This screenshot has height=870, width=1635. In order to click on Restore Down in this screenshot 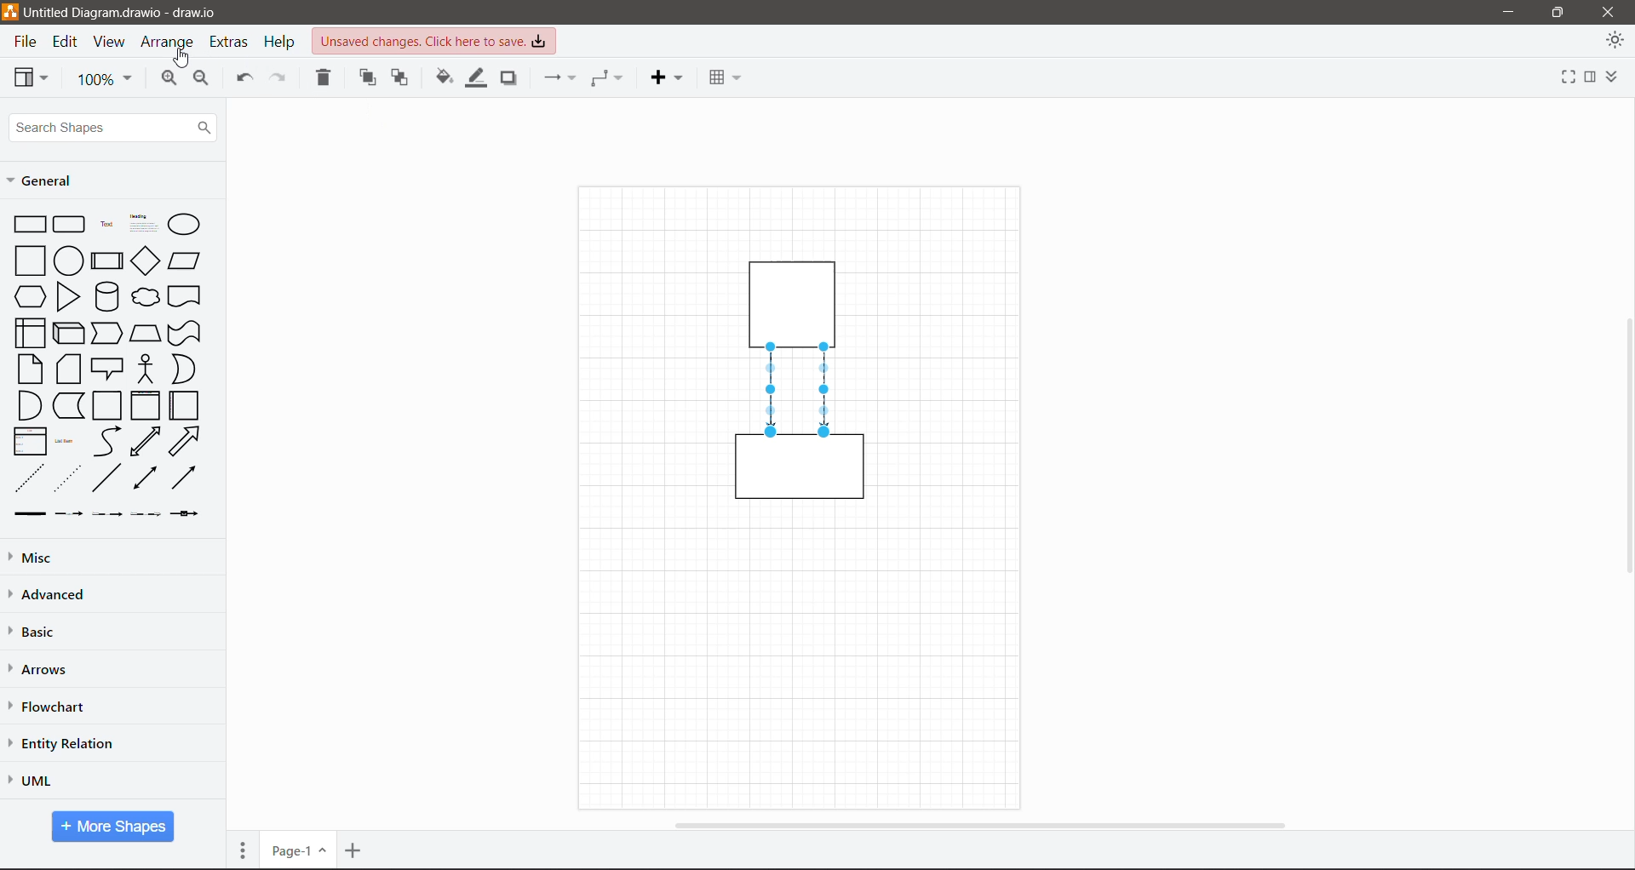, I will do `click(1558, 11)`.